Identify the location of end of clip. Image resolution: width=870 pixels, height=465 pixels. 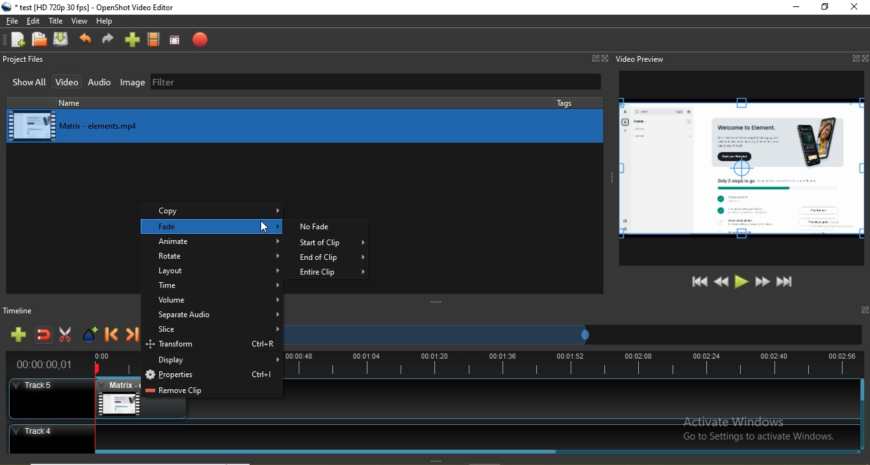
(334, 259).